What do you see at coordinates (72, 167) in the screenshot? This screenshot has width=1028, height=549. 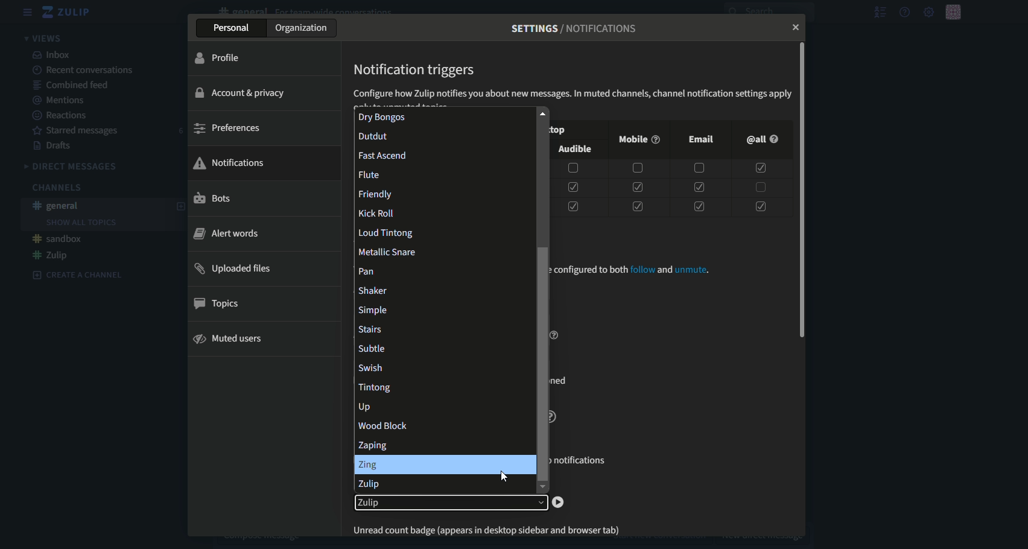 I see `Direct messages` at bounding box center [72, 167].